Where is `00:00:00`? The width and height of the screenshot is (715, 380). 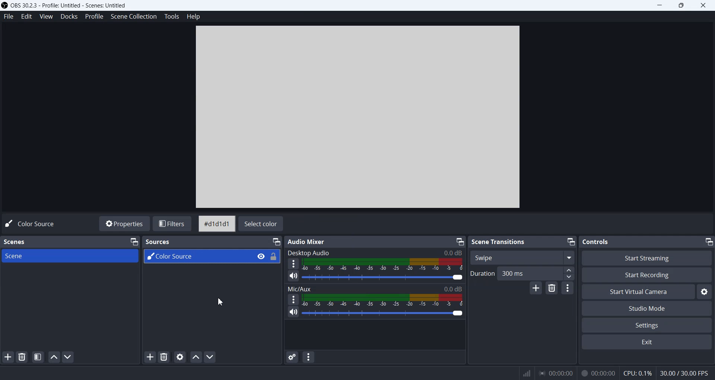
00:00:00 is located at coordinates (597, 372).